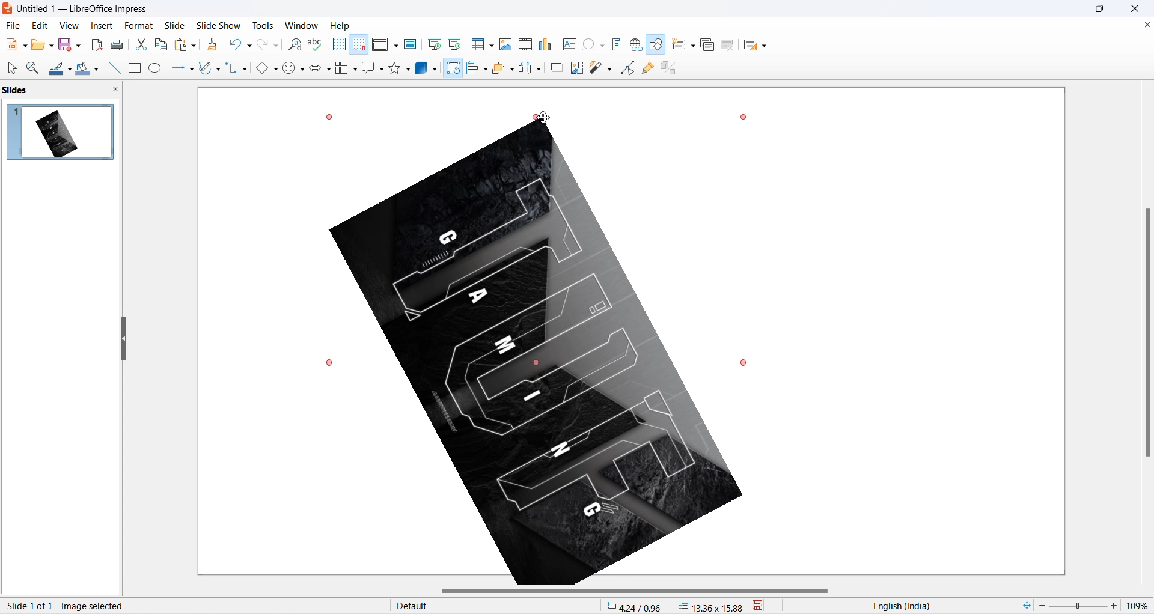 The image size is (1154, 614). Describe the element at coordinates (673, 67) in the screenshot. I see `toggle extrusion` at that location.